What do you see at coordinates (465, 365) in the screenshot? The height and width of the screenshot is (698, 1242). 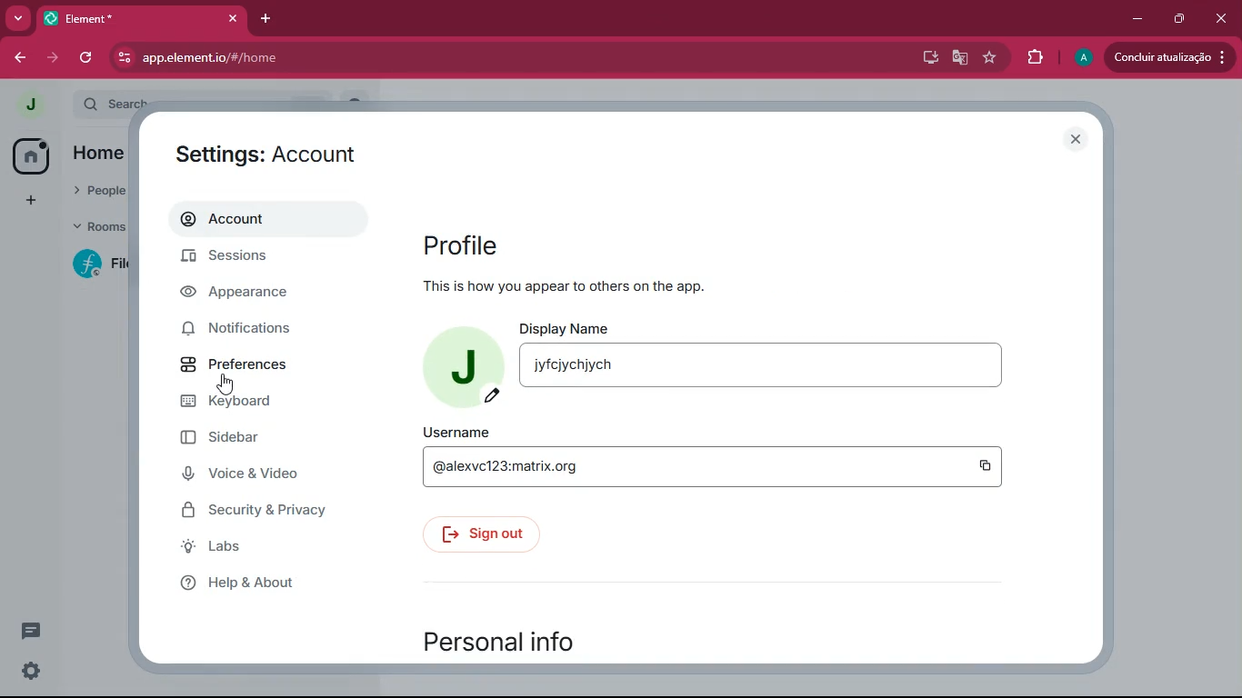 I see `profile picture` at bounding box center [465, 365].